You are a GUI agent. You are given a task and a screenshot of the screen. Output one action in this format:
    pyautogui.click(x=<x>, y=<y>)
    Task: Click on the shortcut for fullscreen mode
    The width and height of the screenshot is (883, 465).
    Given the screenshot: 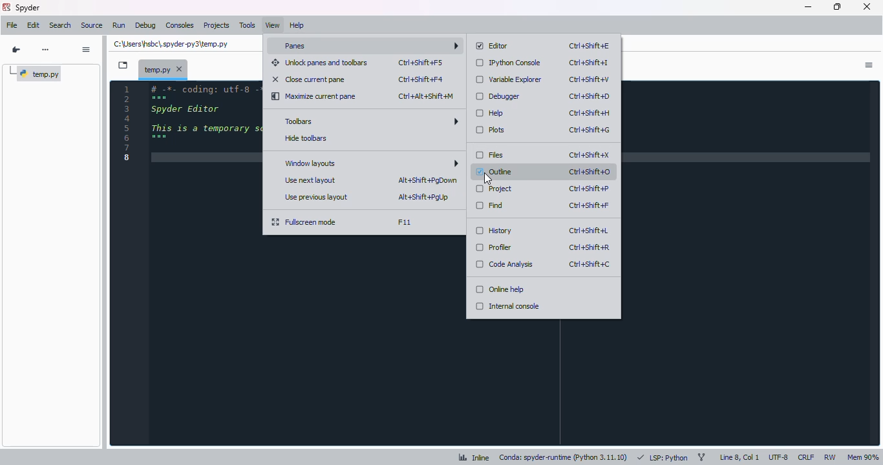 What is the action you would take?
    pyautogui.click(x=404, y=222)
    